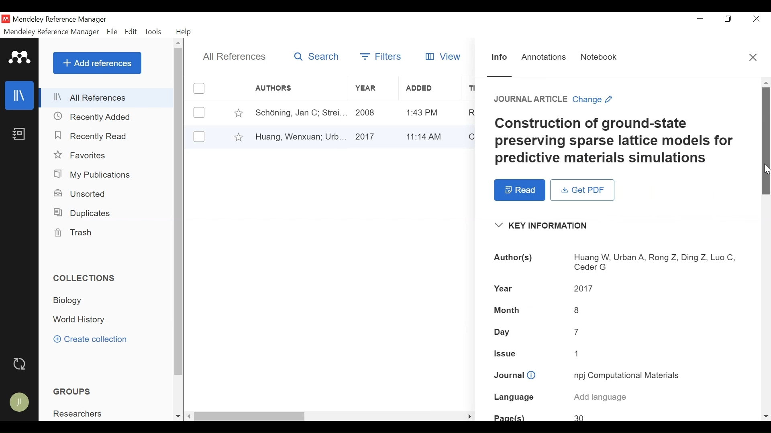 The image size is (771, 433). What do you see at coordinates (428, 112) in the screenshot?
I see `Added` at bounding box center [428, 112].